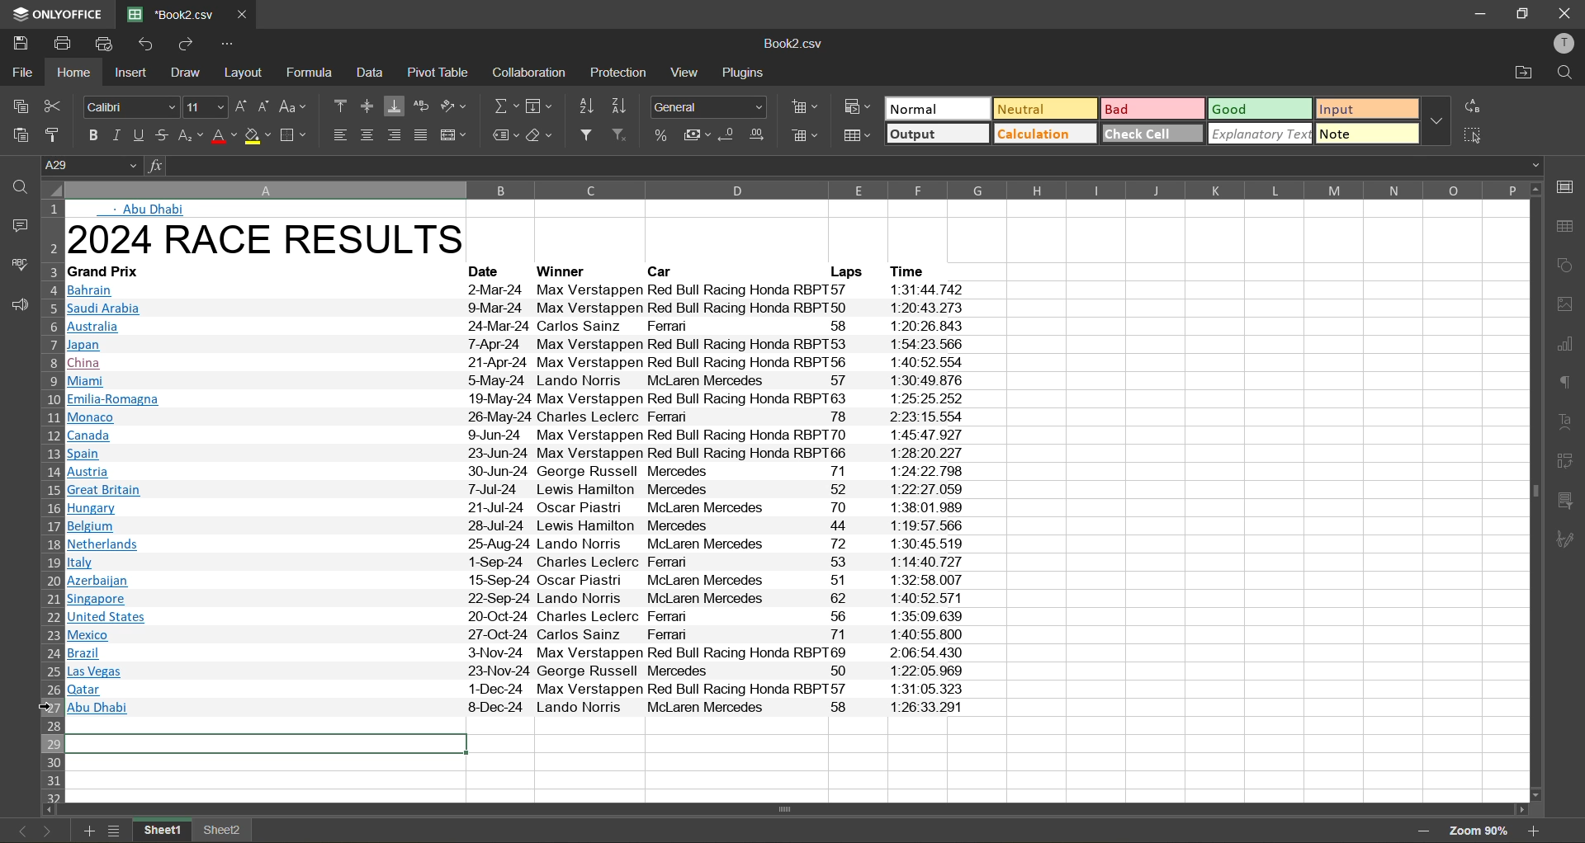  What do you see at coordinates (584, 106) in the screenshot?
I see `sort ascending` at bounding box center [584, 106].